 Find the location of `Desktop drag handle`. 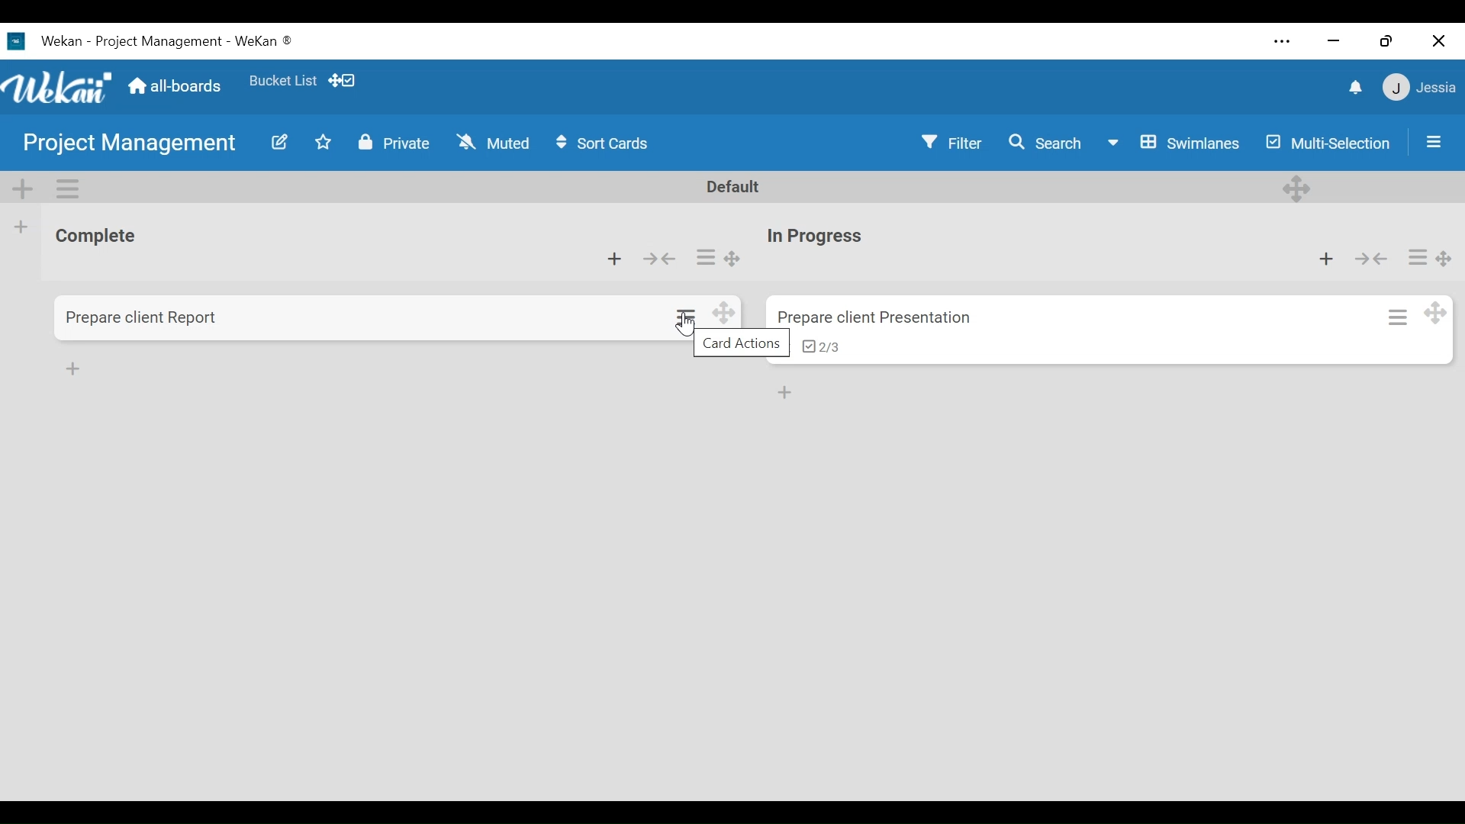

Desktop drag handle is located at coordinates (1434, 313).